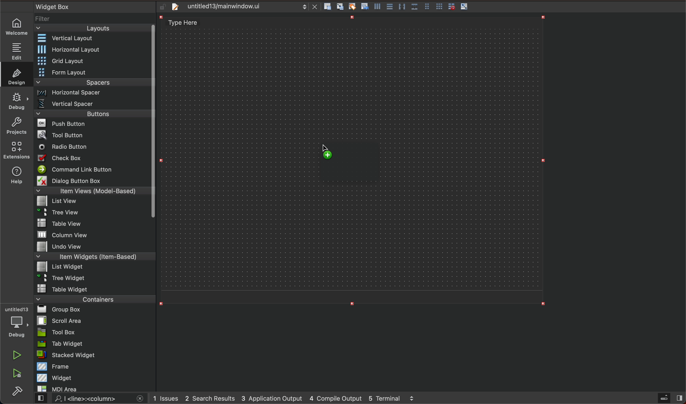 The image size is (686, 404). I want to click on scroll area, so click(94, 320).